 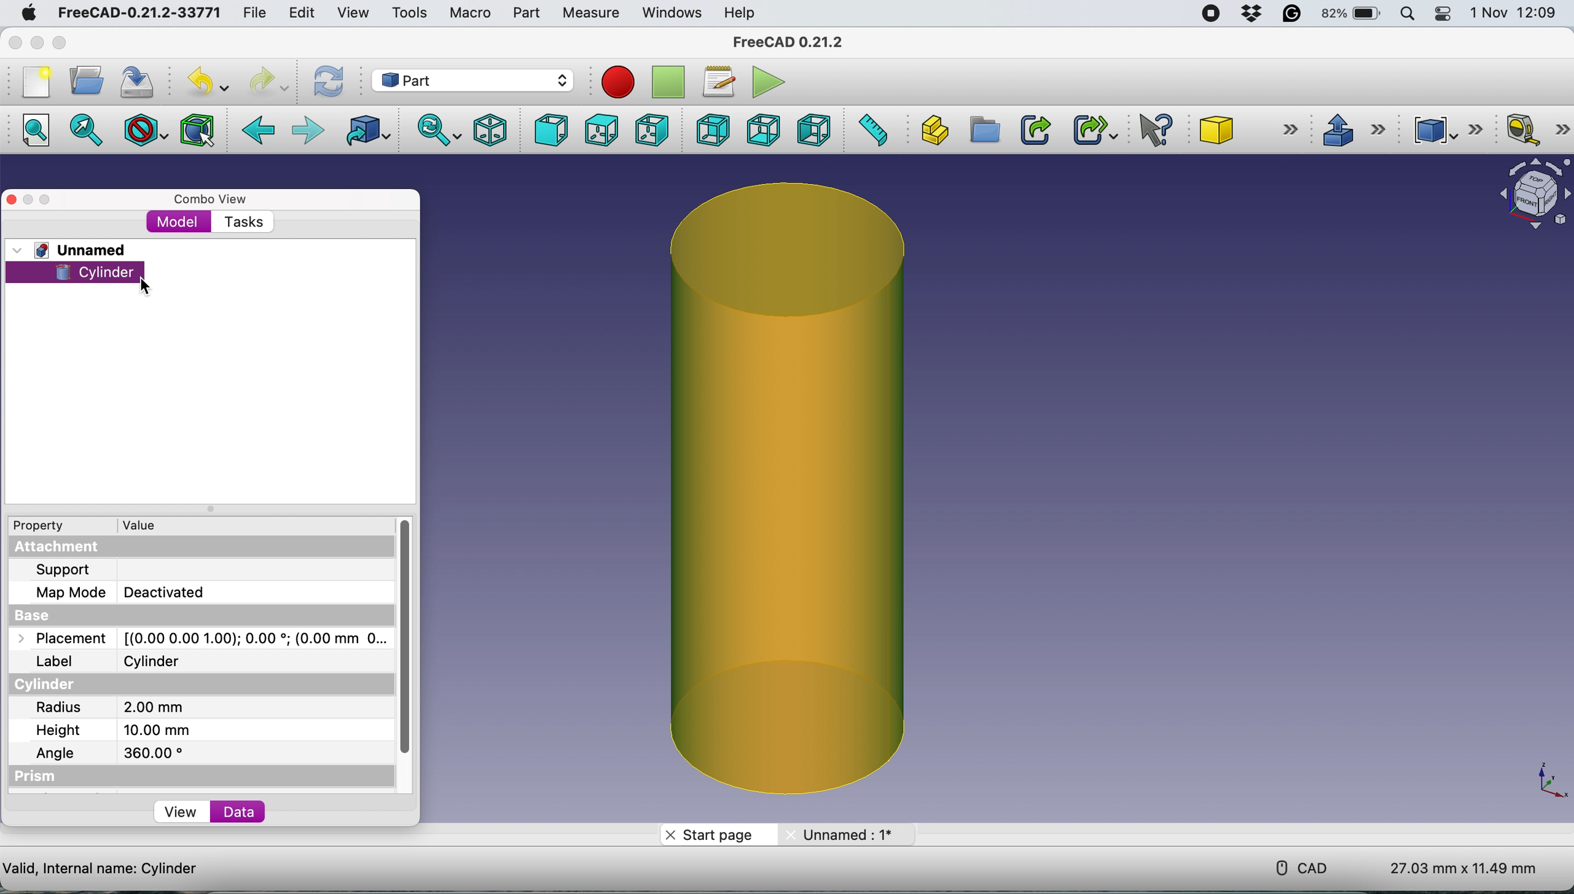 What do you see at coordinates (257, 12) in the screenshot?
I see `file` at bounding box center [257, 12].